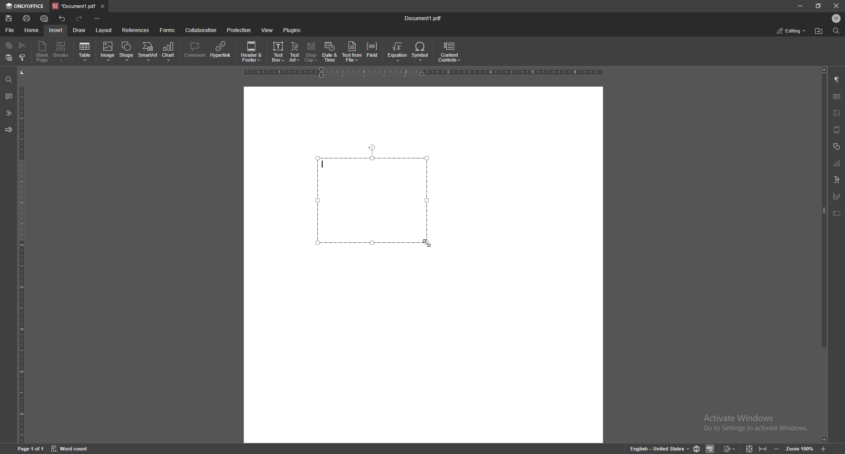 The image size is (845, 454). What do you see at coordinates (823, 255) in the screenshot?
I see `scroll bar` at bounding box center [823, 255].